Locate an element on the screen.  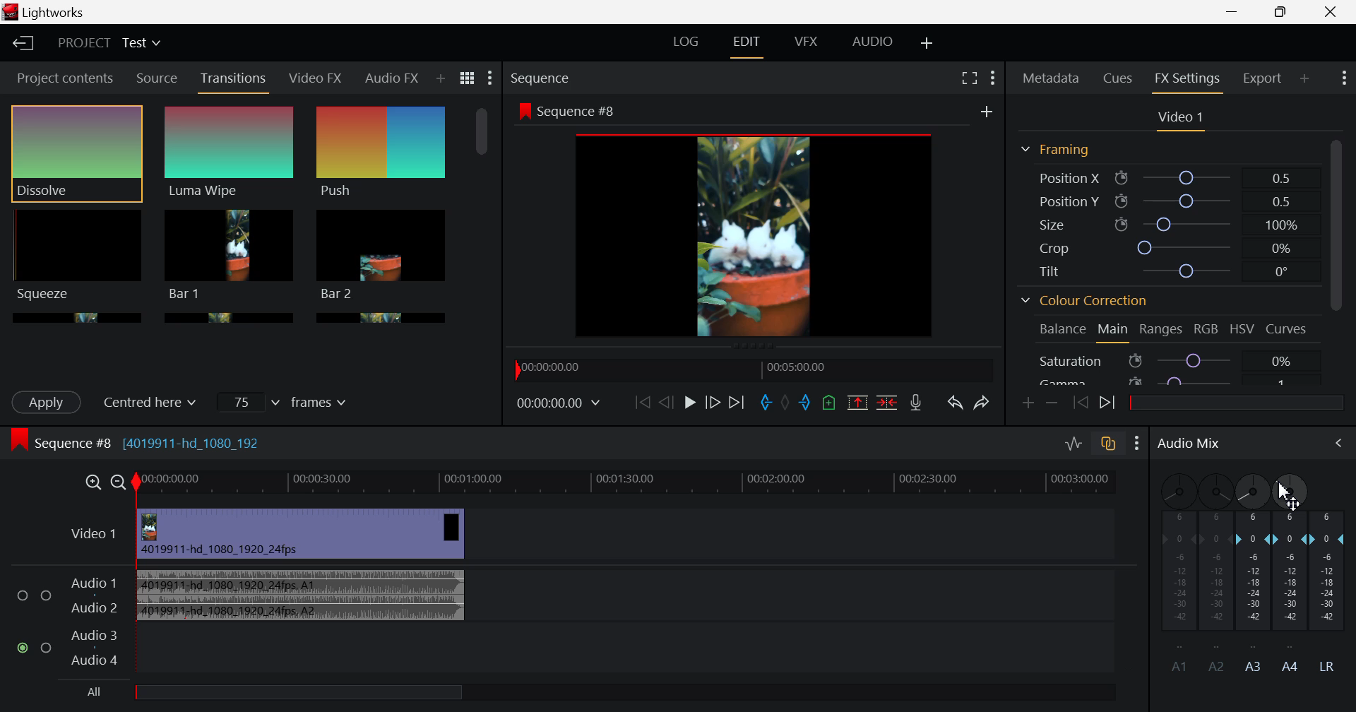
Show Settings is located at coordinates (992, 78).